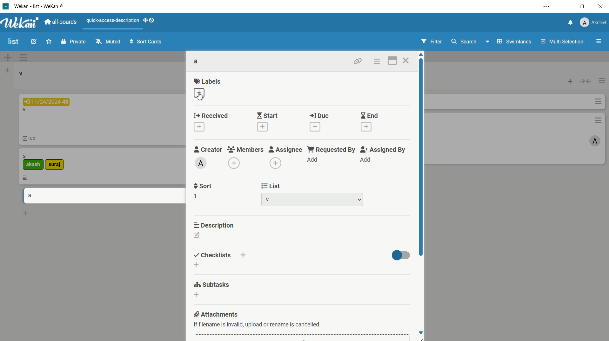  Describe the element at coordinates (312, 159) in the screenshot. I see `add` at that location.